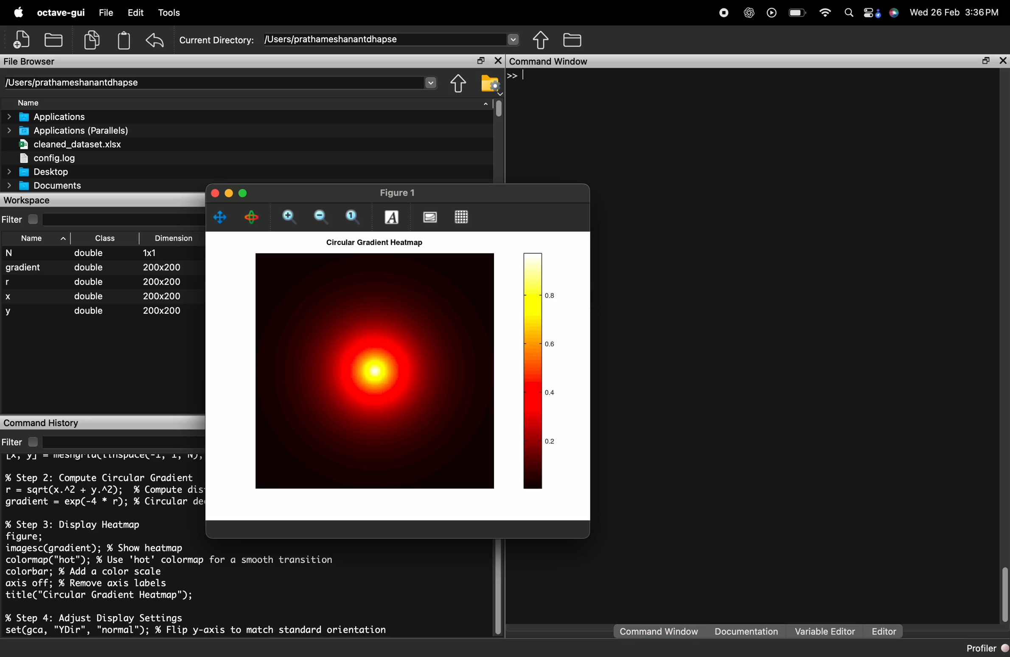 The height and width of the screenshot is (657, 1010). I want to click on 200x200, so click(159, 281).